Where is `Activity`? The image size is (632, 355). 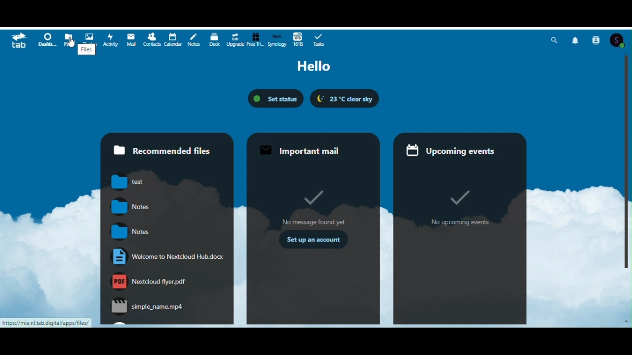
Activity is located at coordinates (111, 38).